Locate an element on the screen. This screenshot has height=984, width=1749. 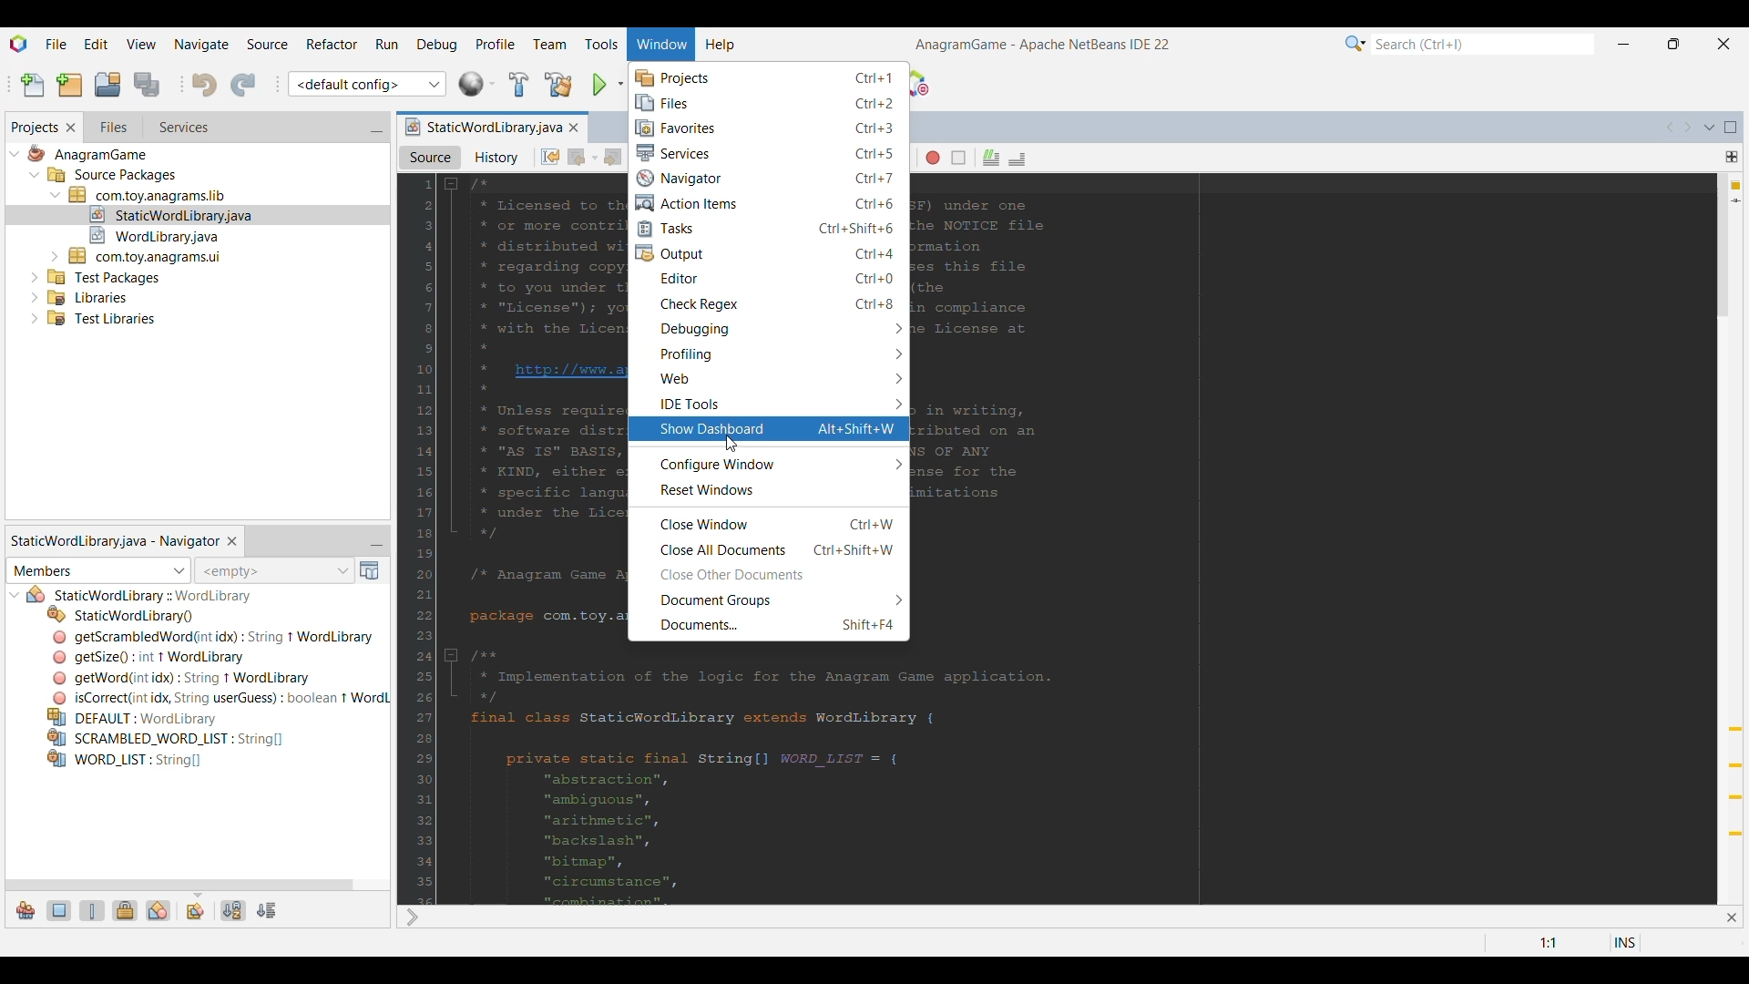
Tools menu is located at coordinates (601, 44).